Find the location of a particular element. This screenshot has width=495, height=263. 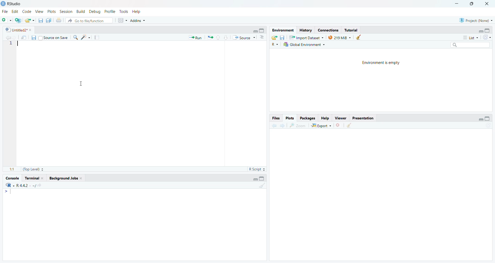

Go to file/function is located at coordinates (89, 20).